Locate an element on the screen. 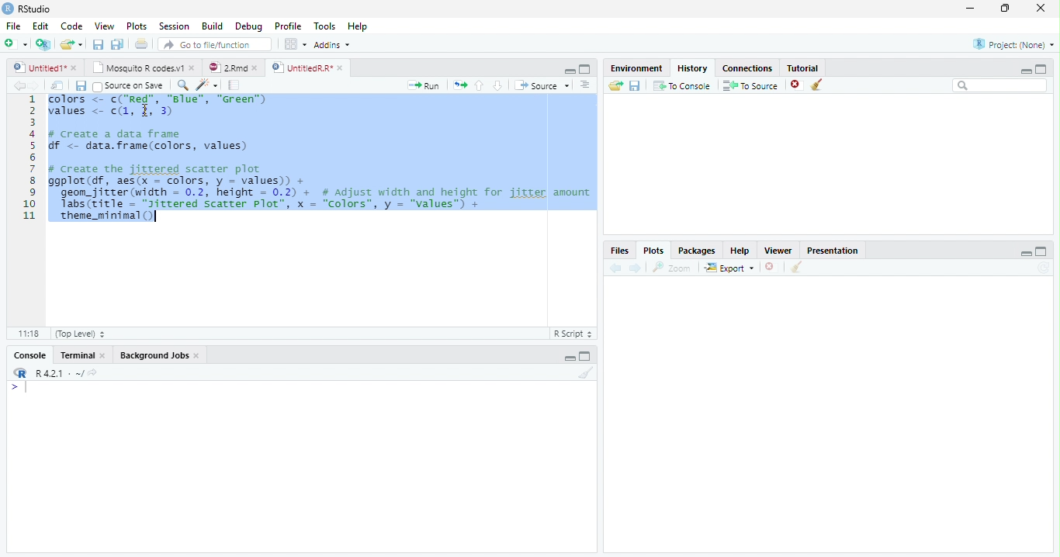 This screenshot has height=557, width=1060. Print the current file is located at coordinates (142, 43).